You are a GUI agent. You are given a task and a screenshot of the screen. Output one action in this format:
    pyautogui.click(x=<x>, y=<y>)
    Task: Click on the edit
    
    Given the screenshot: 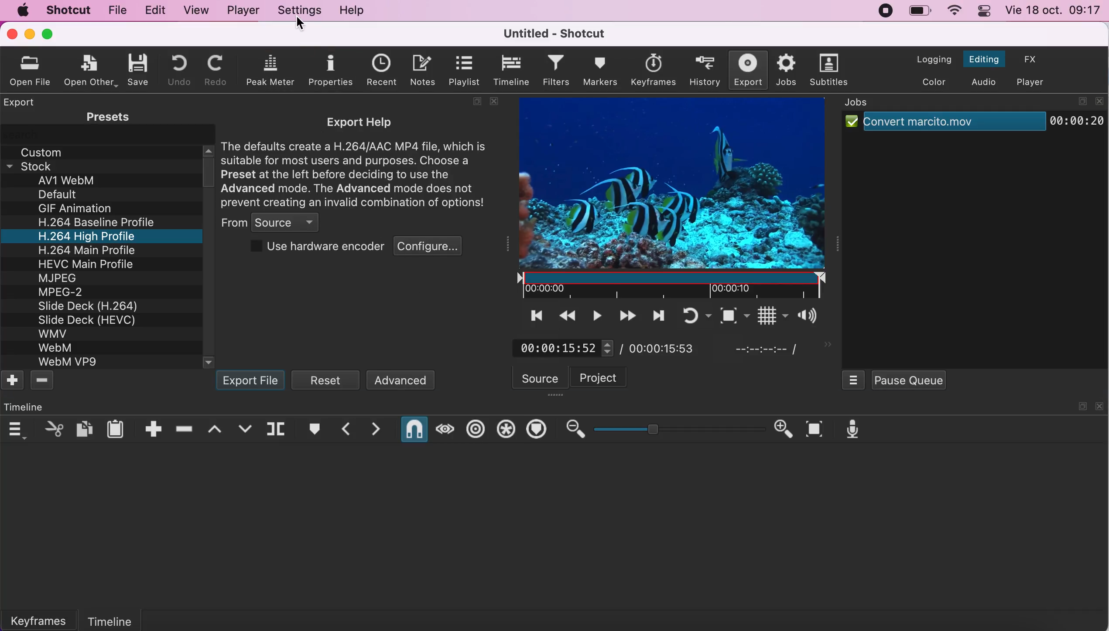 What is the action you would take?
    pyautogui.click(x=153, y=9)
    